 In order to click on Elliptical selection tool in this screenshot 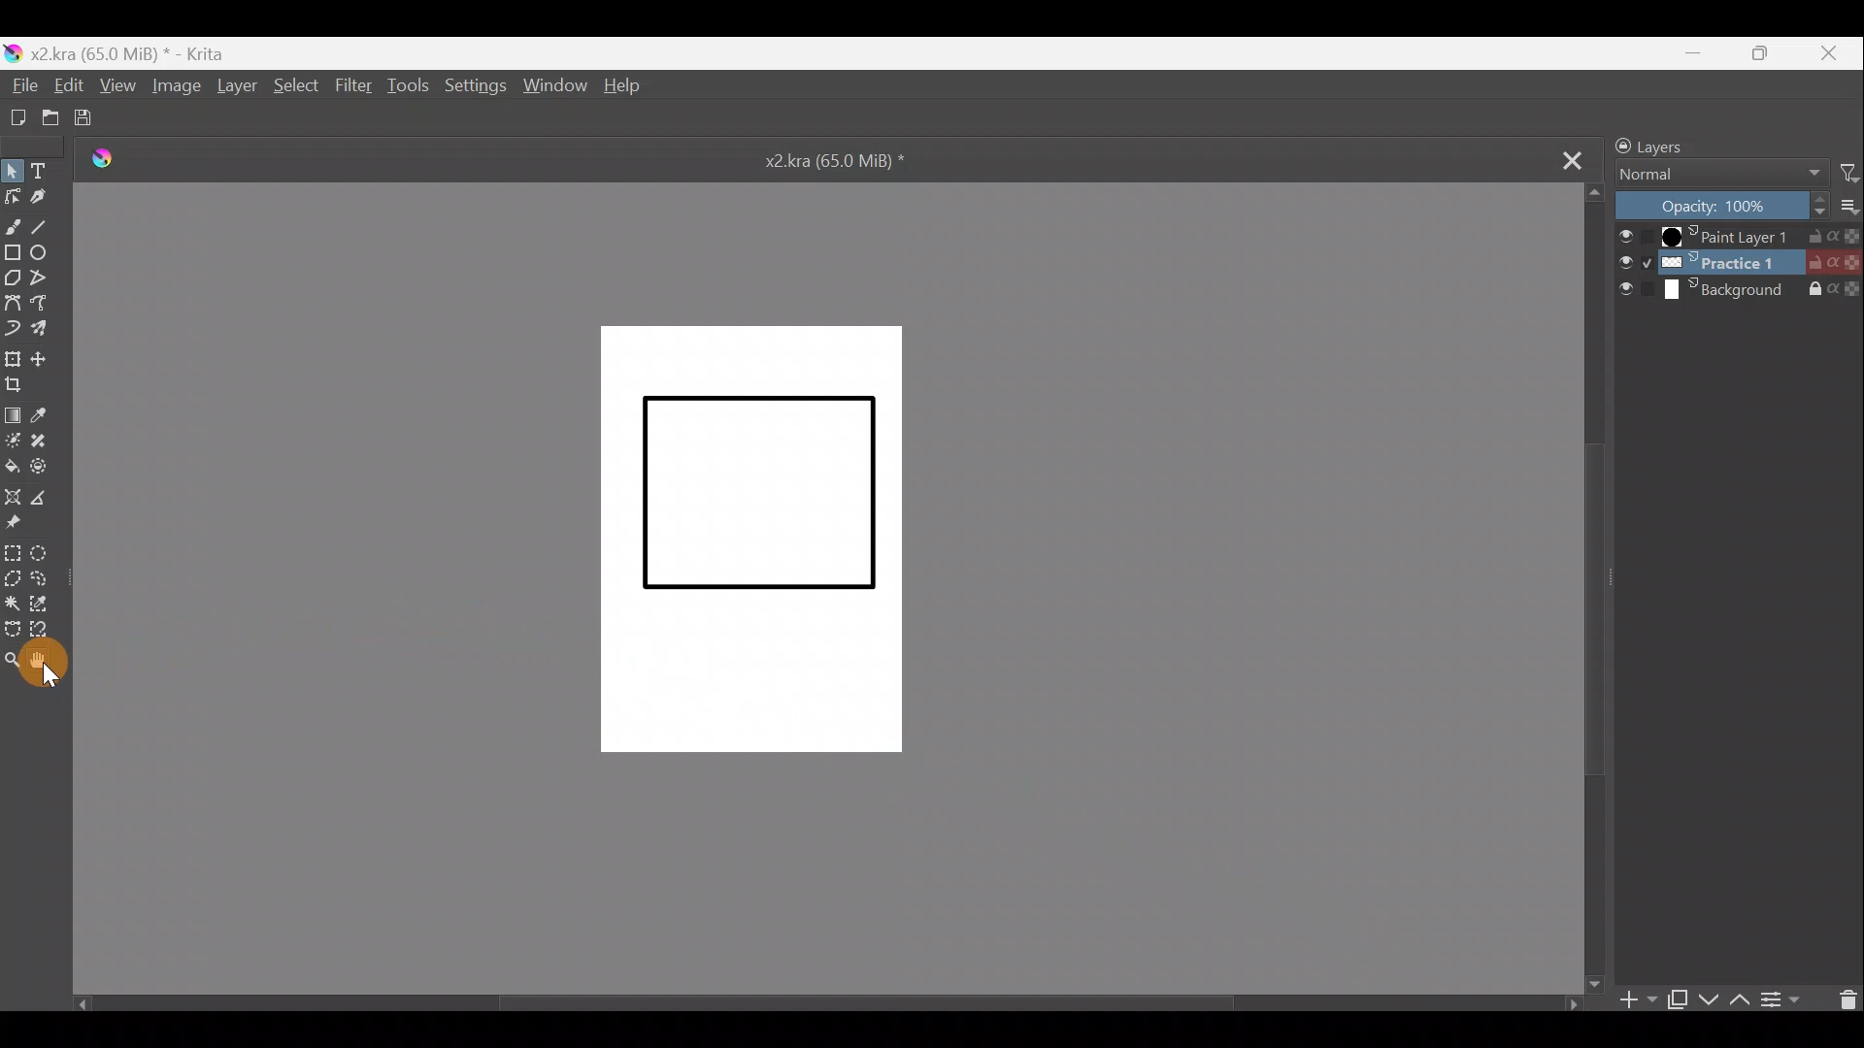, I will do `click(45, 555)`.